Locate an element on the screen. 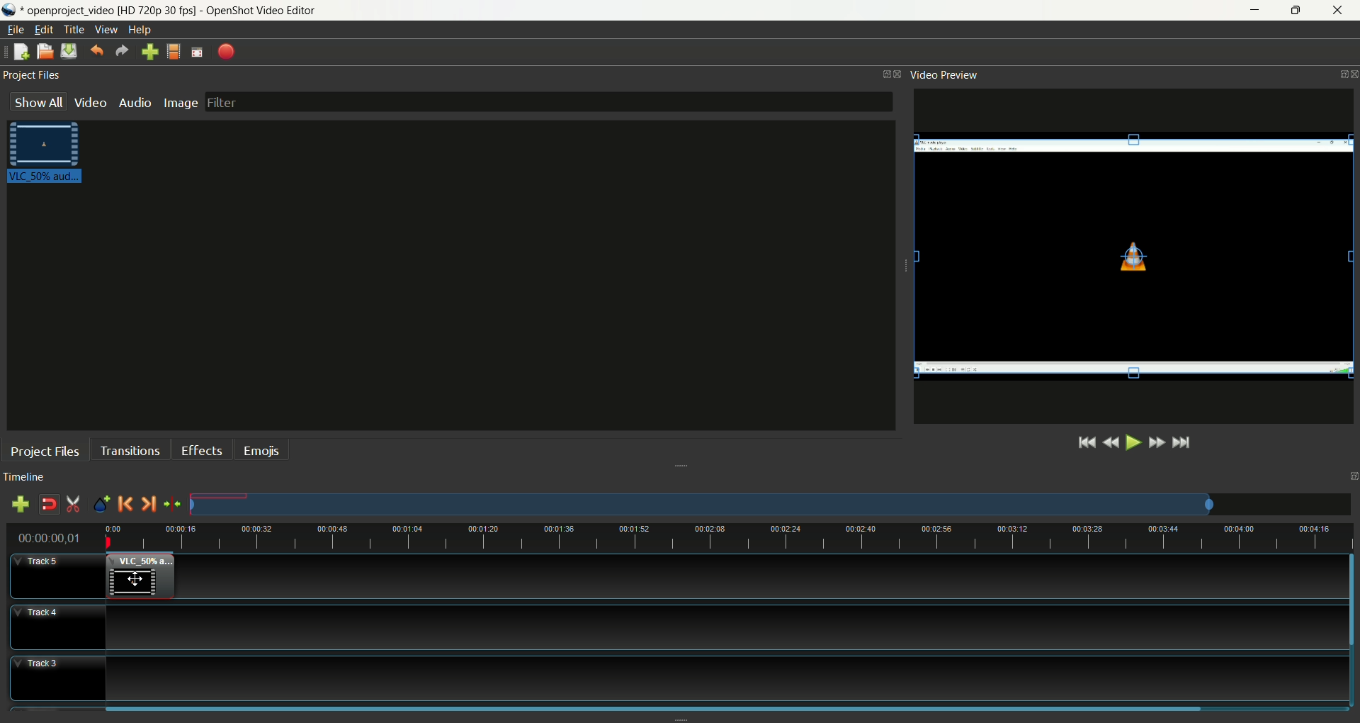 The height and width of the screenshot is (723, 1360). add track is located at coordinates (21, 504).